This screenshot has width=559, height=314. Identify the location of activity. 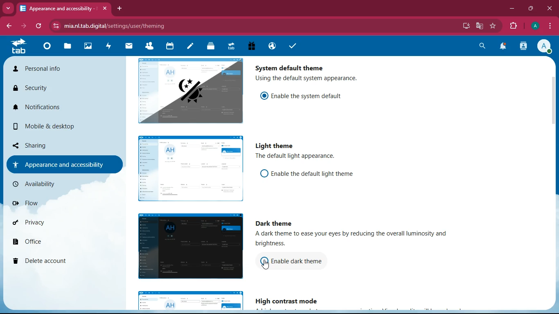
(523, 47).